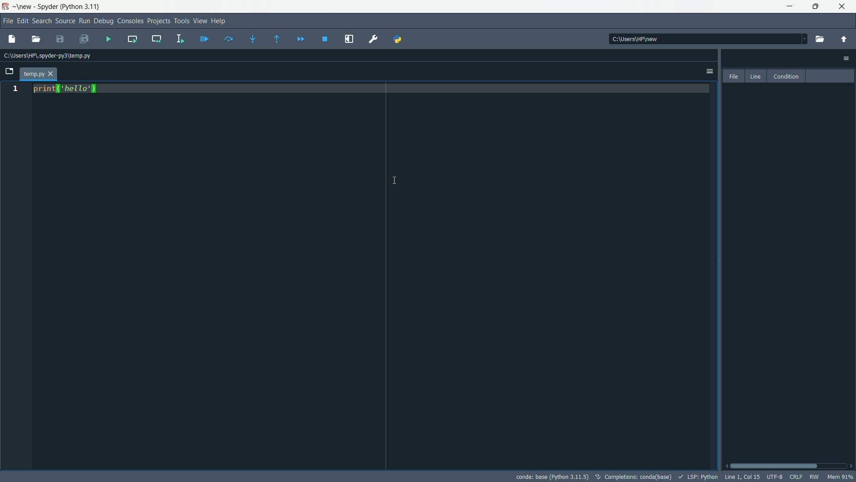 The image size is (856, 482). Describe the element at coordinates (157, 38) in the screenshot. I see `run current cell and go to the next one` at that location.